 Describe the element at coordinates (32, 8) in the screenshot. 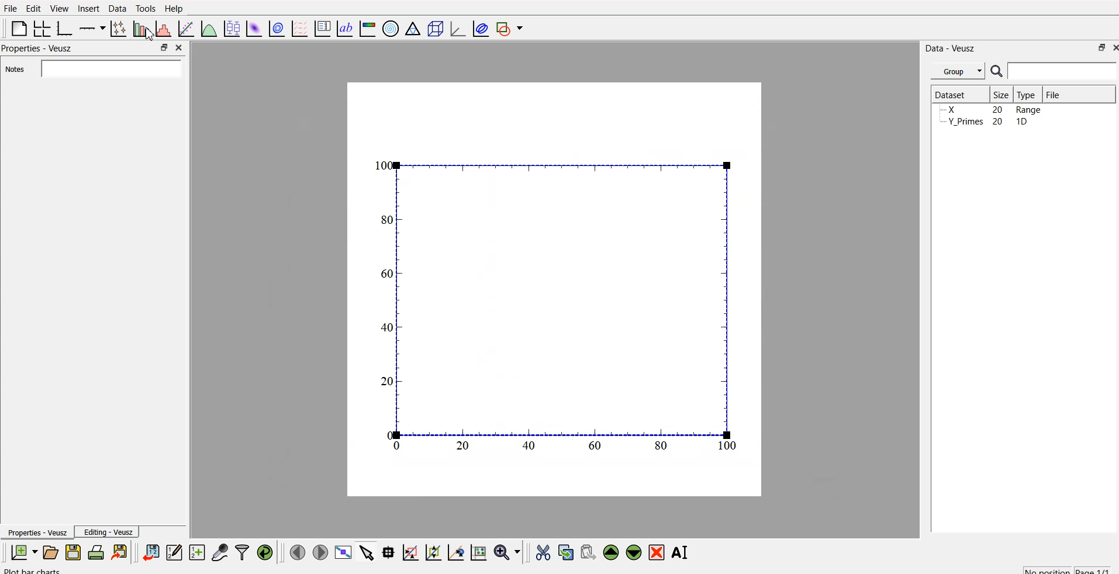

I see `Edit` at that location.